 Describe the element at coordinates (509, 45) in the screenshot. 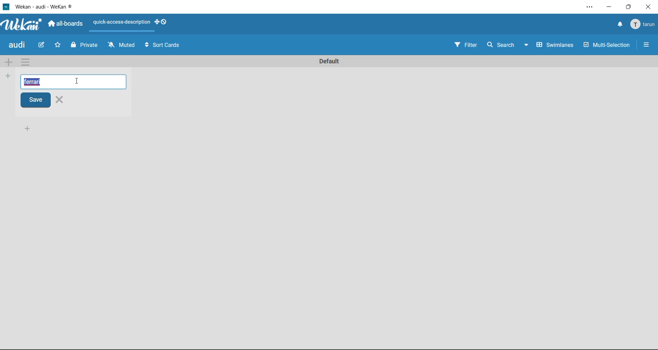

I see `Search` at that location.